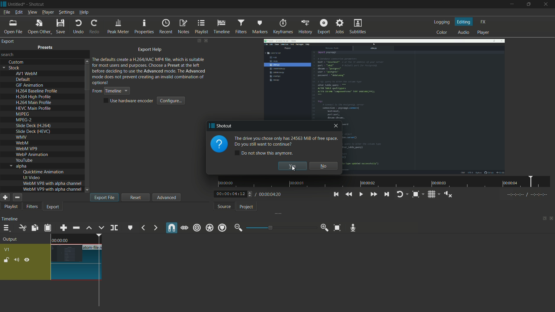  What do you see at coordinates (88, 190) in the screenshot?
I see `scroll down` at bounding box center [88, 190].